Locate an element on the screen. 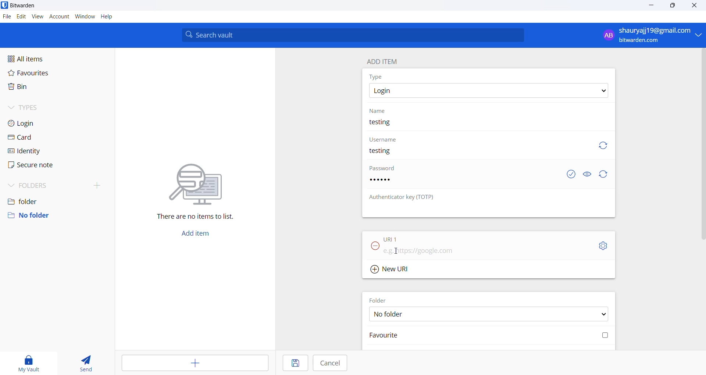  Add new URL is located at coordinates (392, 269).